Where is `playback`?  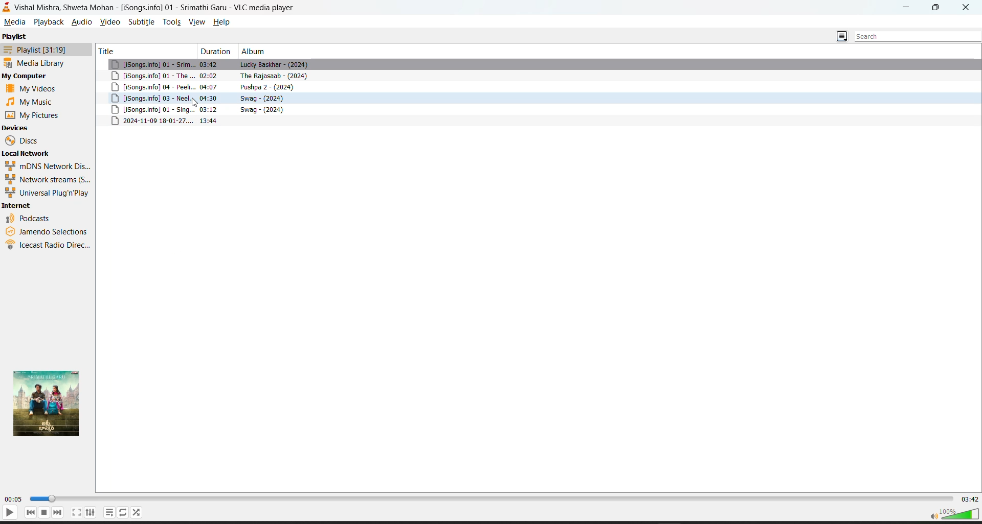 playback is located at coordinates (49, 21).